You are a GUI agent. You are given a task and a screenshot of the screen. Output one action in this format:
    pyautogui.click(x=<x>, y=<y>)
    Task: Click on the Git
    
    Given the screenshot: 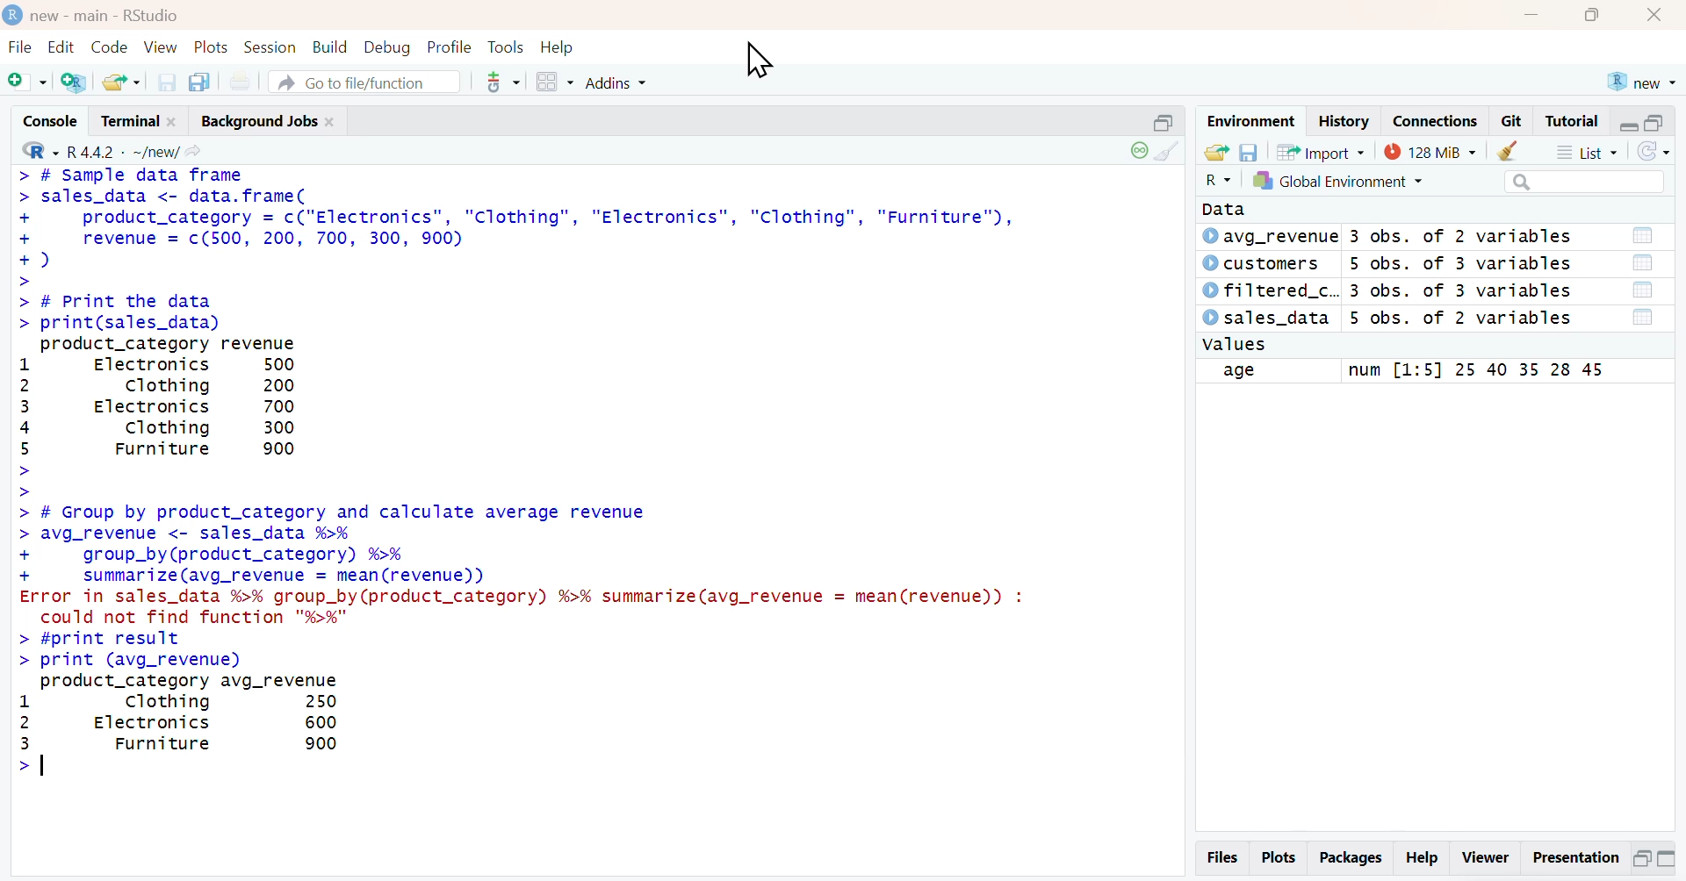 What is the action you would take?
    pyautogui.click(x=1512, y=121)
    